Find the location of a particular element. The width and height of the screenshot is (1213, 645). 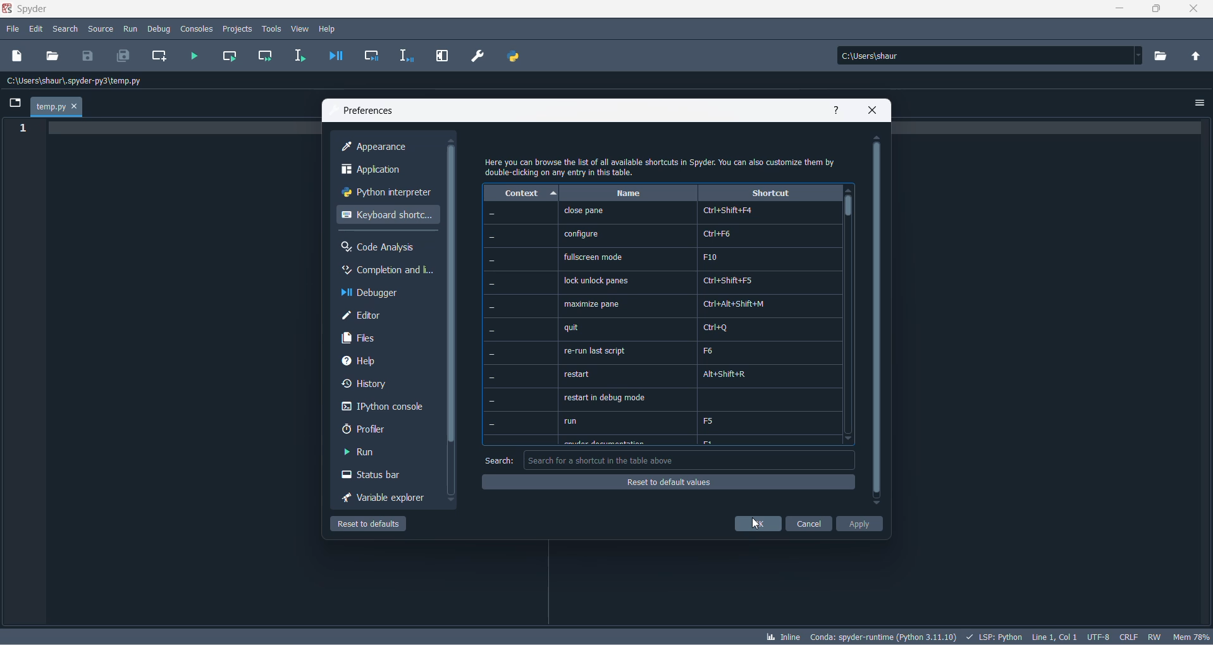

scrollbar is located at coordinates (454, 295).